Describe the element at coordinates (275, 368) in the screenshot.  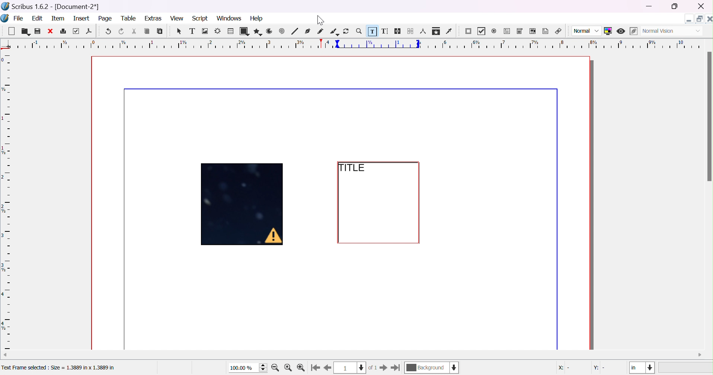
I see `zoom in` at that location.